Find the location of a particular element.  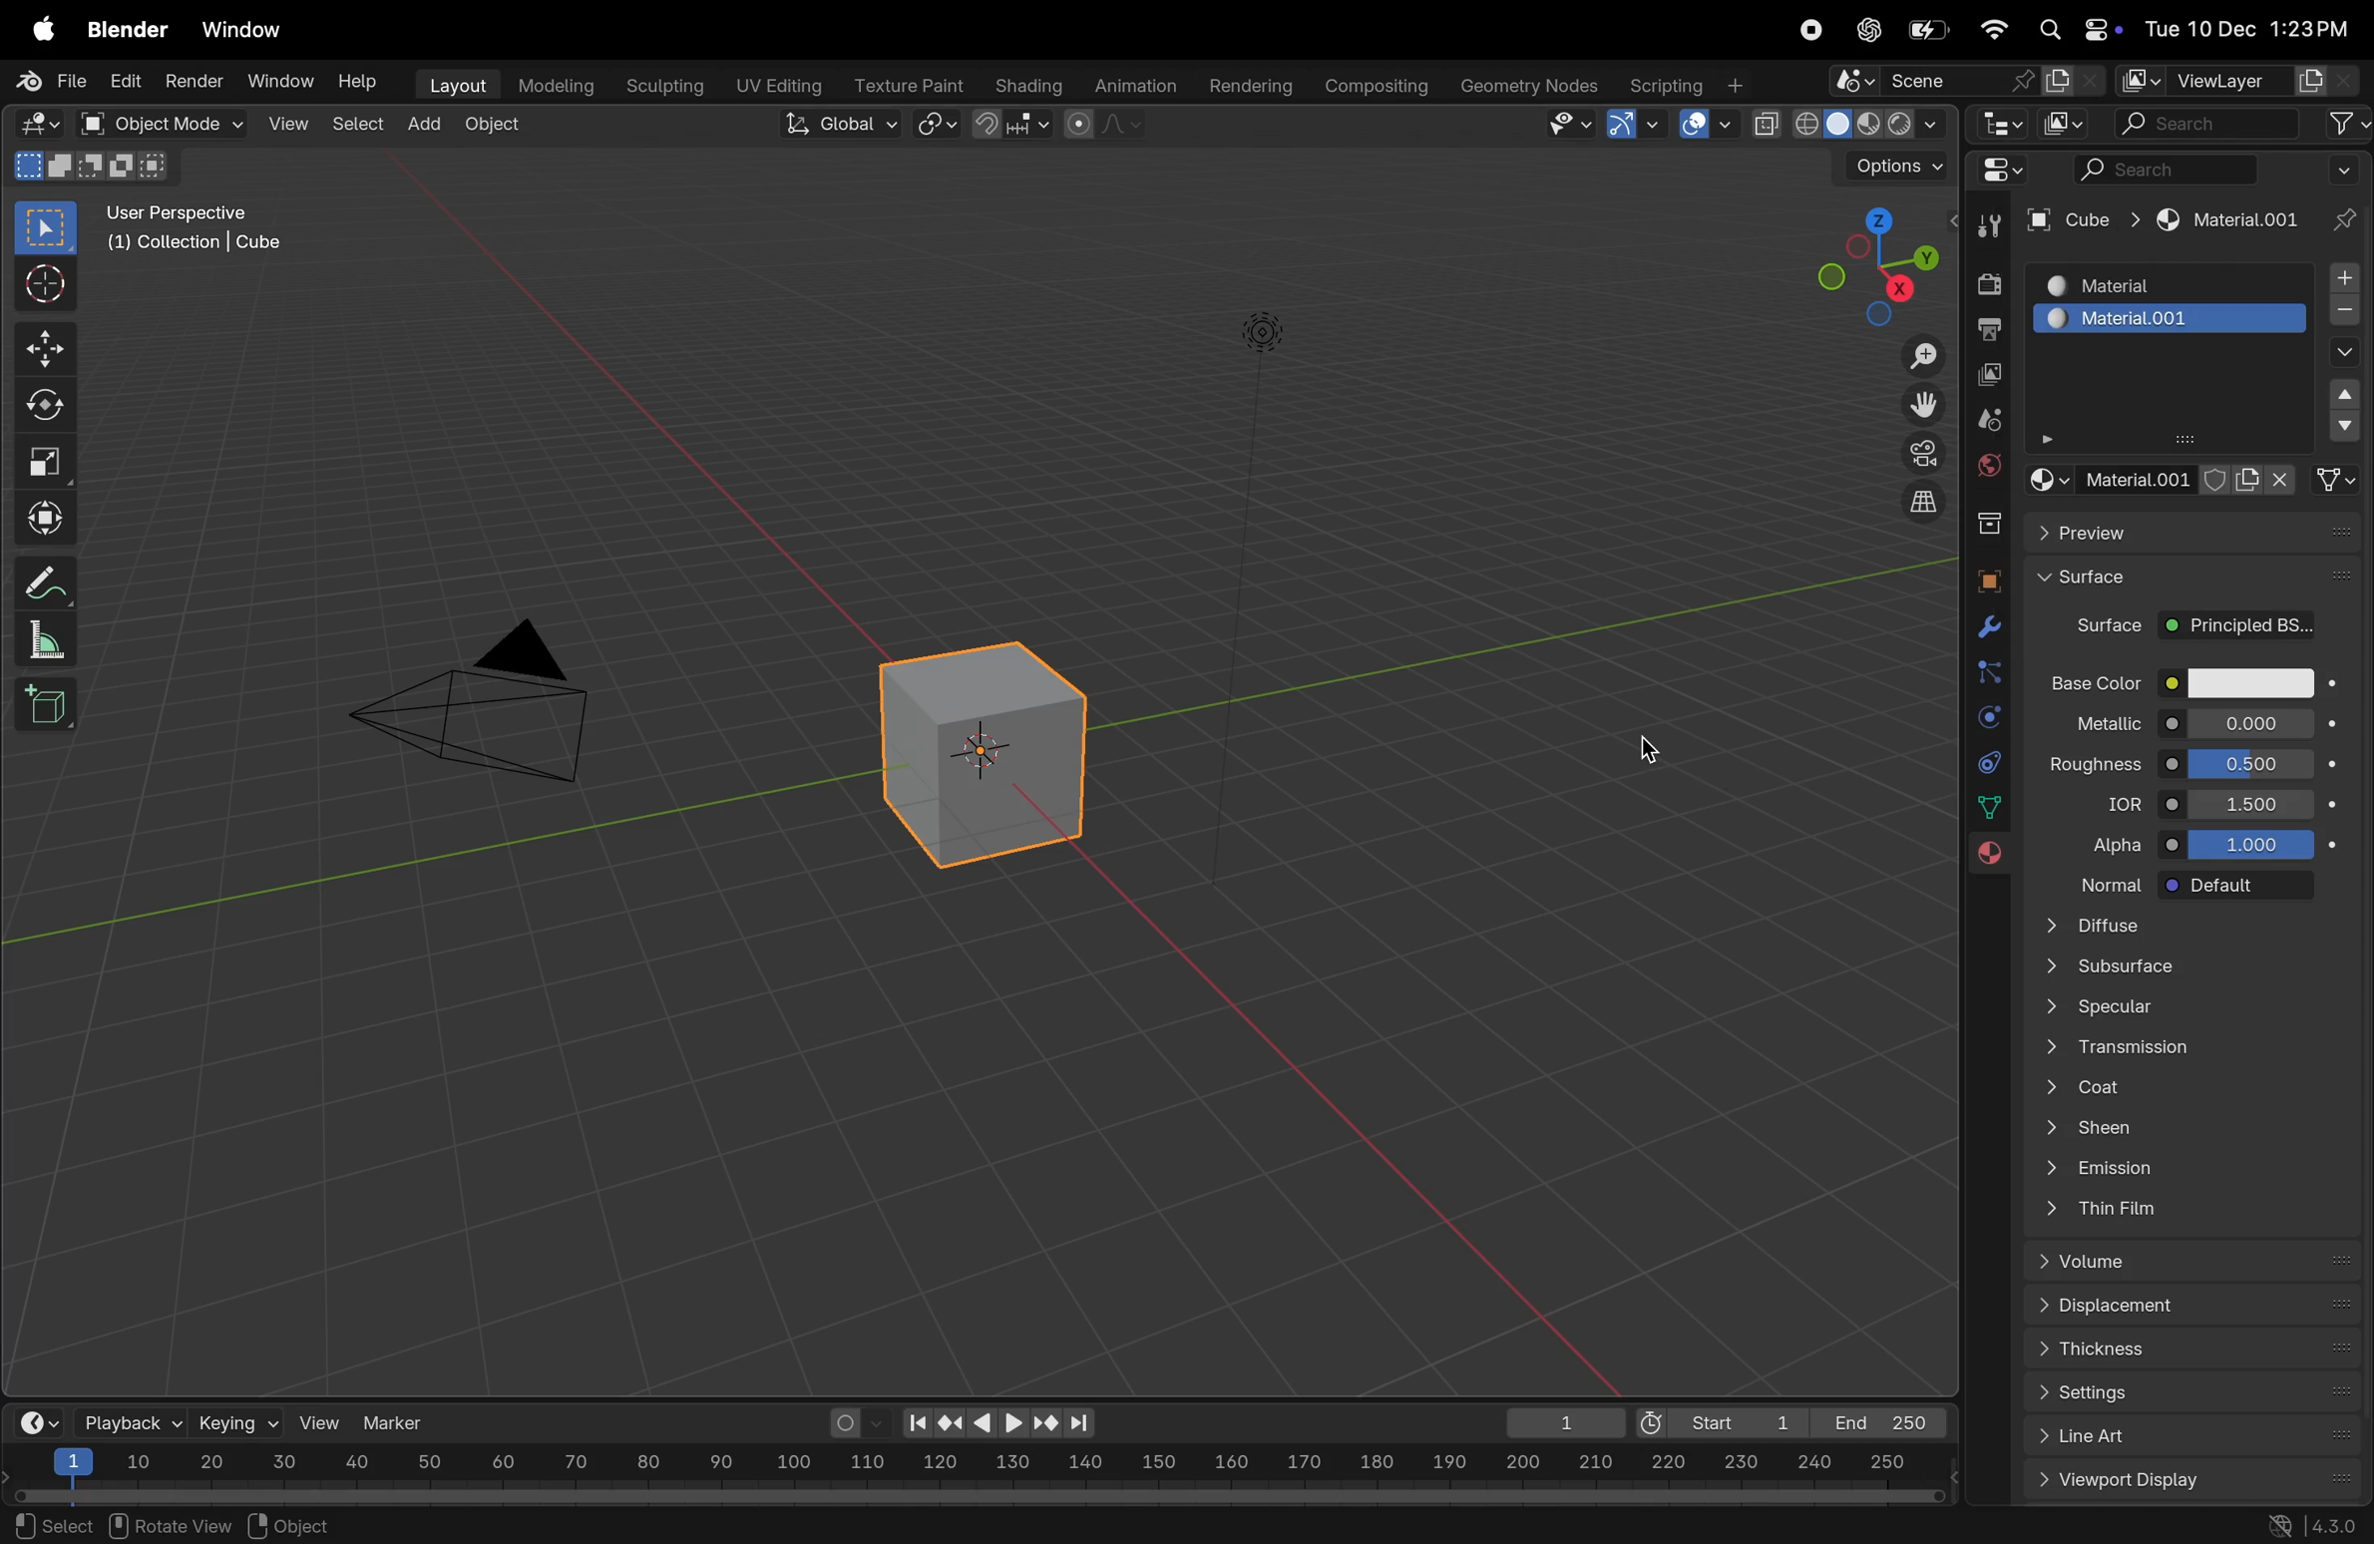

scene is located at coordinates (1989, 420).